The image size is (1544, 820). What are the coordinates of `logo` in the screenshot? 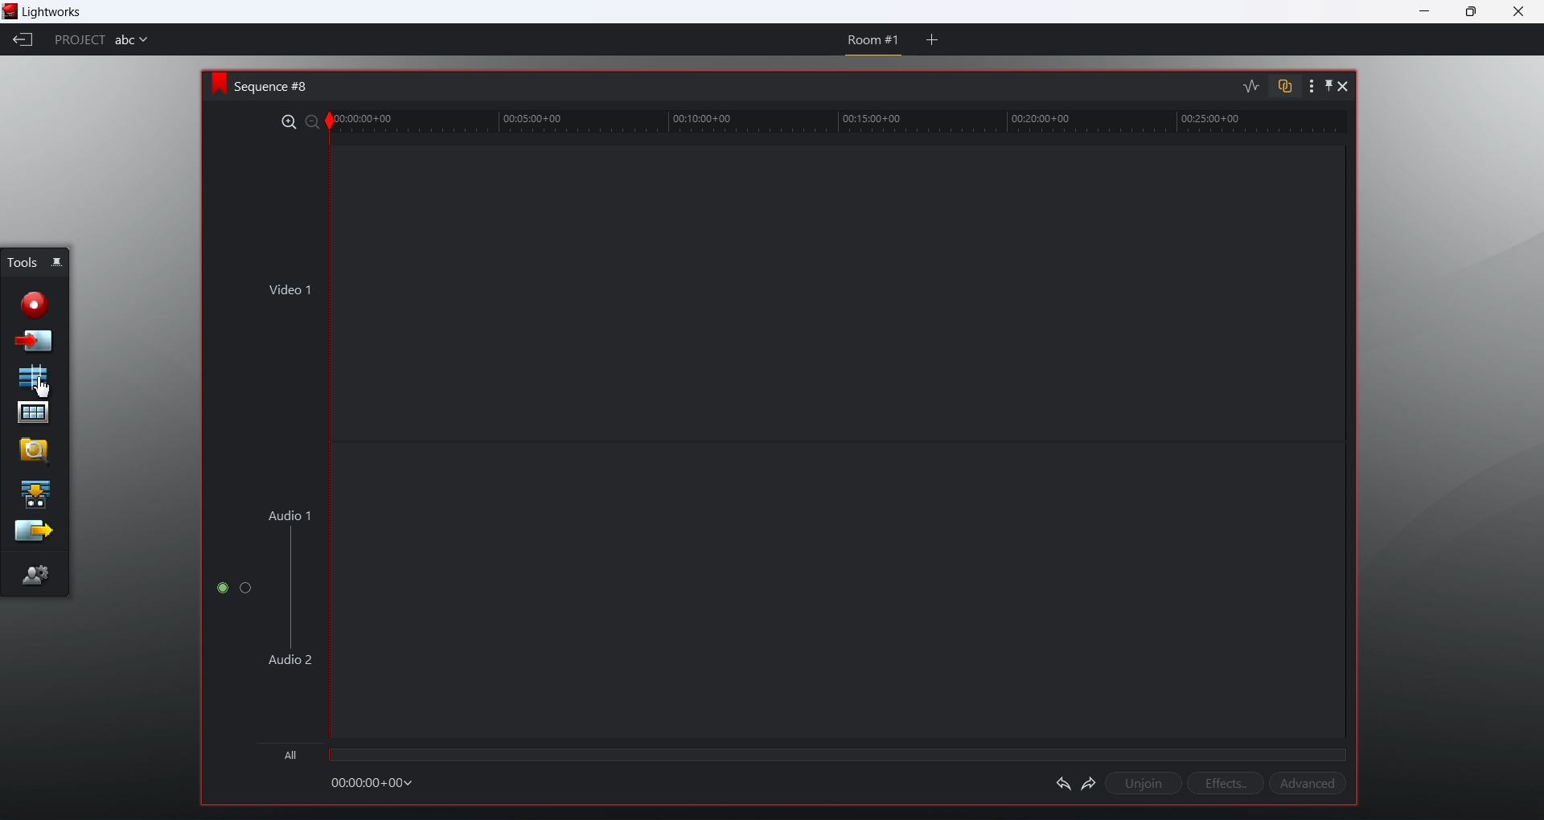 It's located at (214, 84).